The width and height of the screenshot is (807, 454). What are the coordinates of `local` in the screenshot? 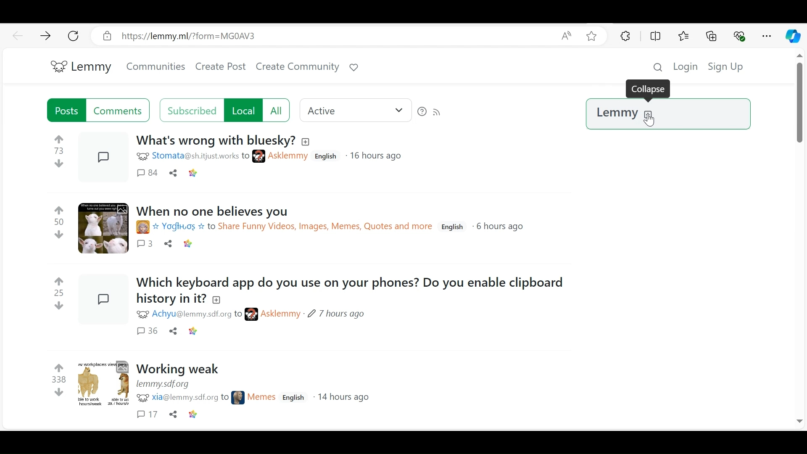 It's located at (243, 110).